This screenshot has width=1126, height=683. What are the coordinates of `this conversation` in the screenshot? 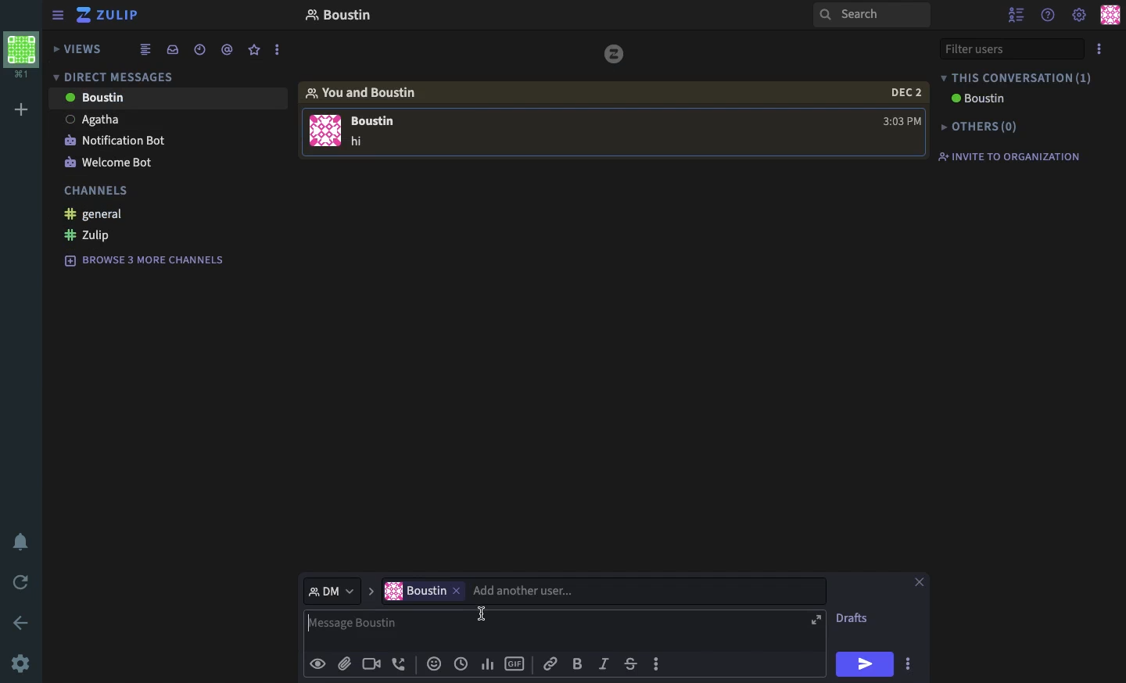 It's located at (1019, 77).